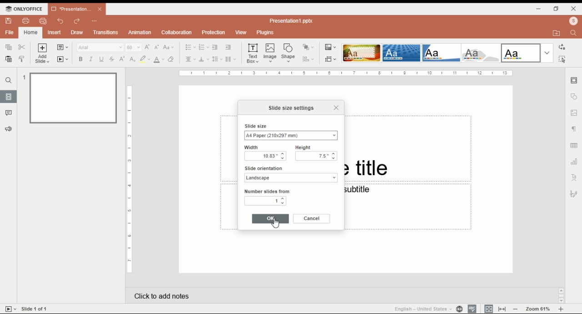  What do you see at coordinates (160, 59) in the screenshot?
I see `font color` at bounding box center [160, 59].